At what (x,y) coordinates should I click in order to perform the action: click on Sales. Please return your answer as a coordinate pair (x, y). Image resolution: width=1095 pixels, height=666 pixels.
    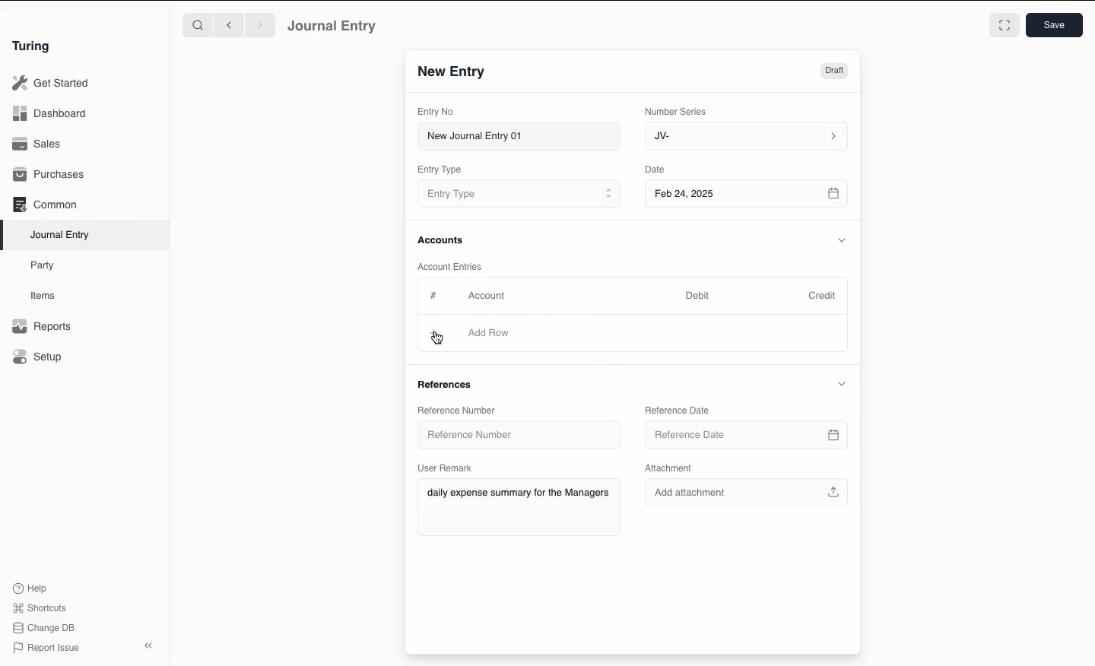
    Looking at the image, I should click on (39, 144).